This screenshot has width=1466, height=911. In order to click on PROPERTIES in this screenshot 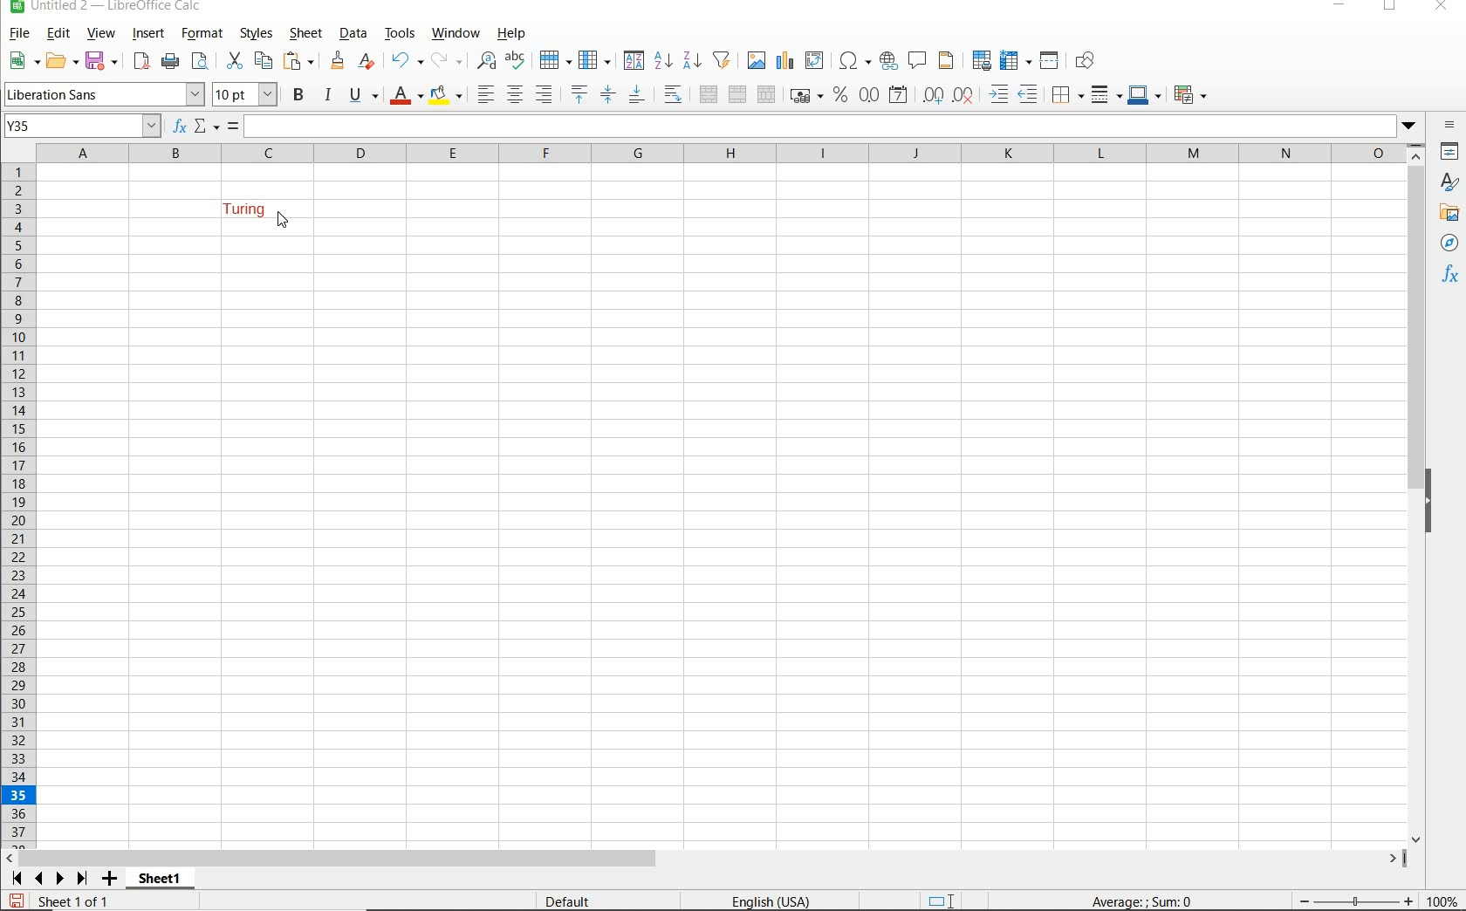, I will do `click(1451, 154)`.